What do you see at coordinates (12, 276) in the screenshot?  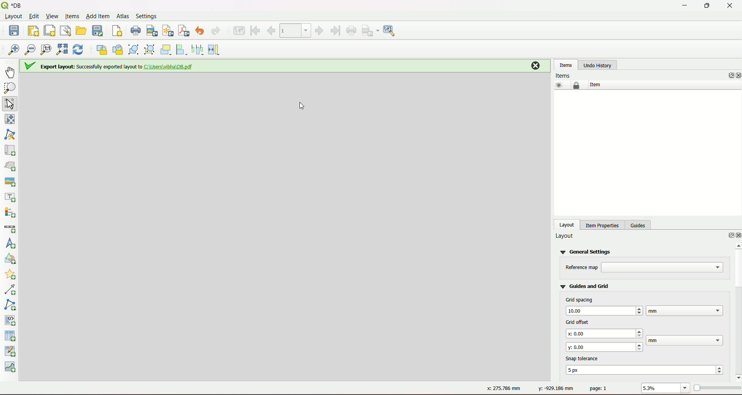 I see `add marker` at bounding box center [12, 276].